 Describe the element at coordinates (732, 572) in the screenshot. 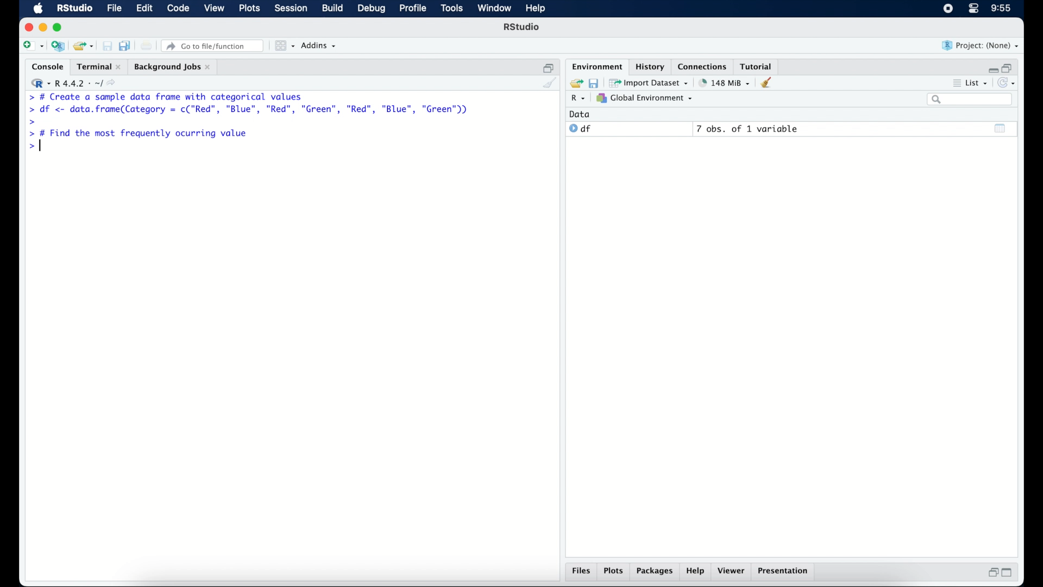

I see `viewer` at that location.